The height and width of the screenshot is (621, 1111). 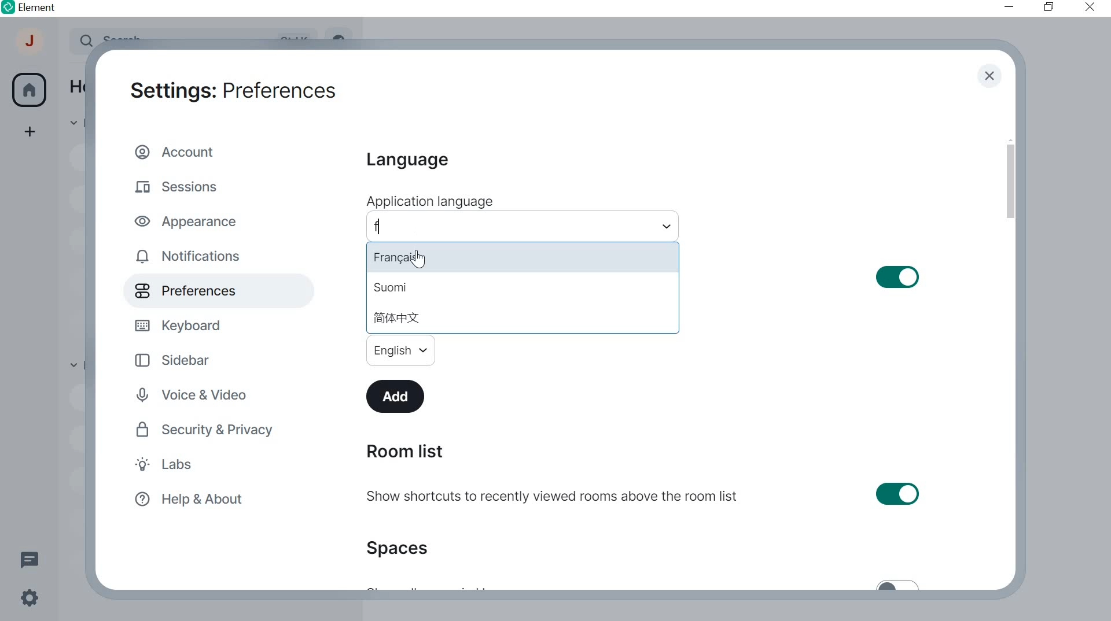 I want to click on show shortcuts to recently viewed rooms above the room list, so click(x=645, y=496).